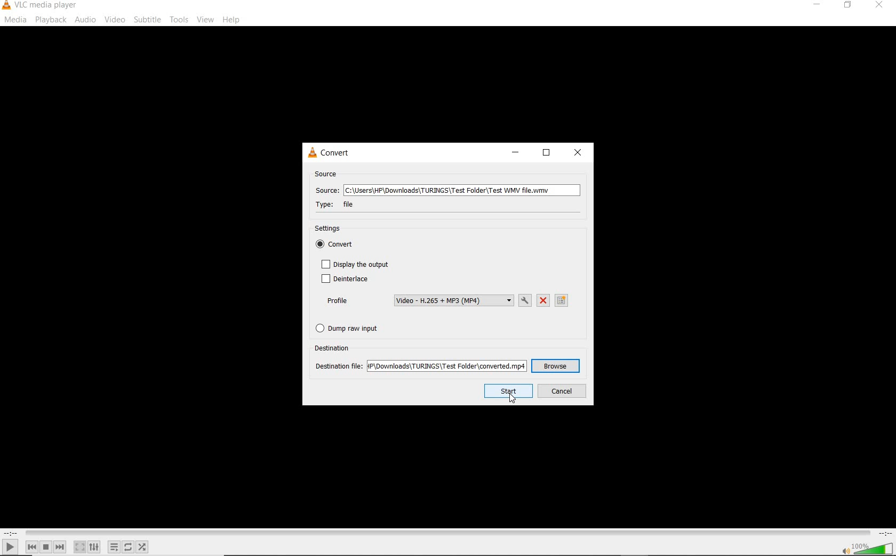  What do you see at coordinates (344, 280) in the screenshot?
I see `Deinterlace` at bounding box center [344, 280].